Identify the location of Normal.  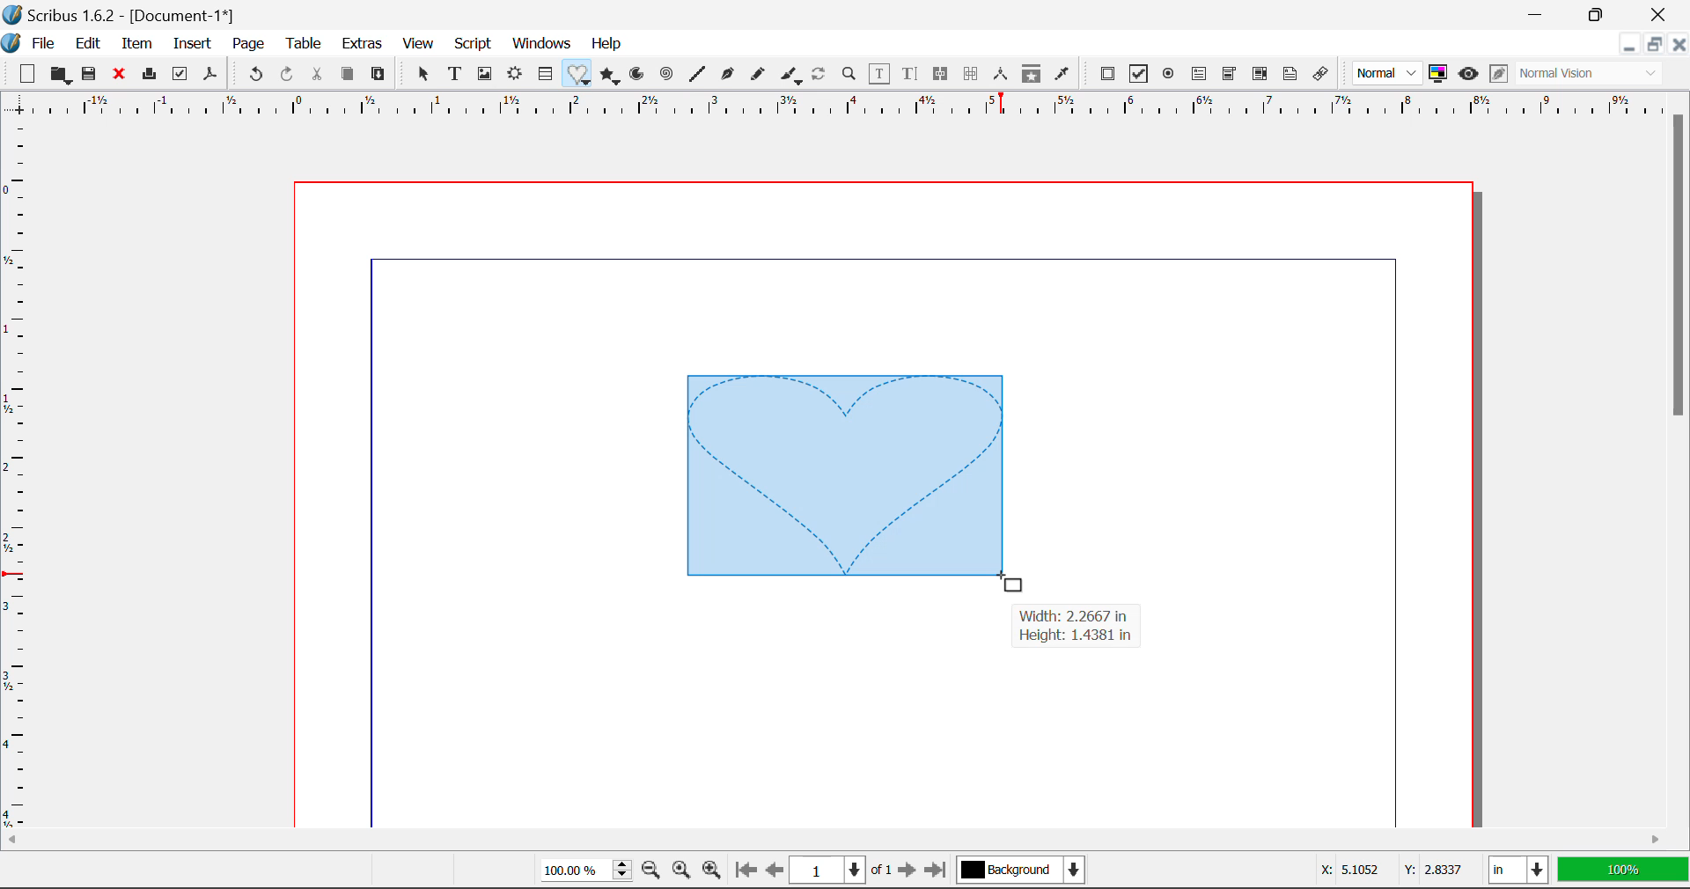
(1389, 72).